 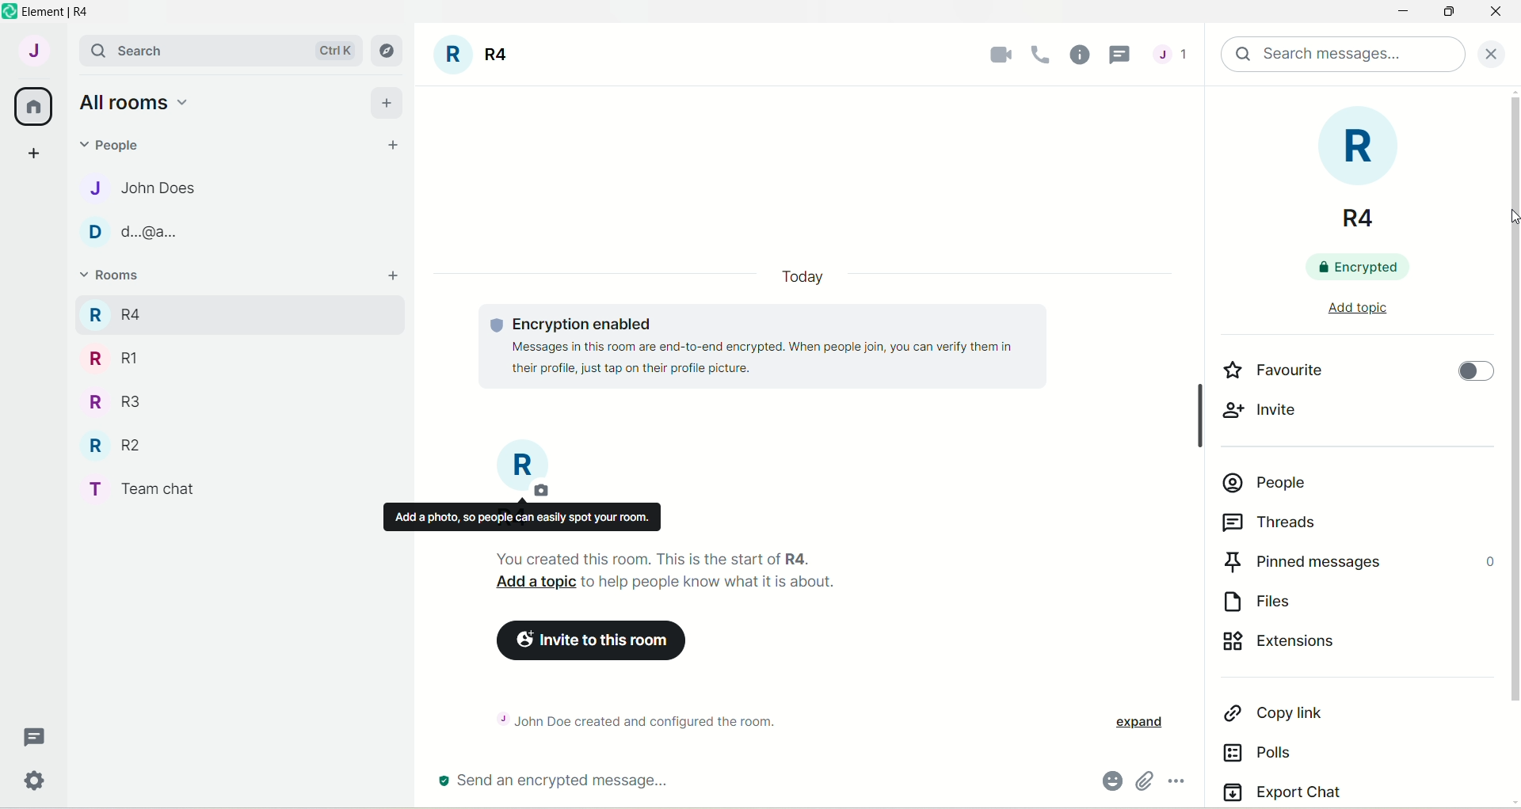 I want to click on video call, so click(x=997, y=55).